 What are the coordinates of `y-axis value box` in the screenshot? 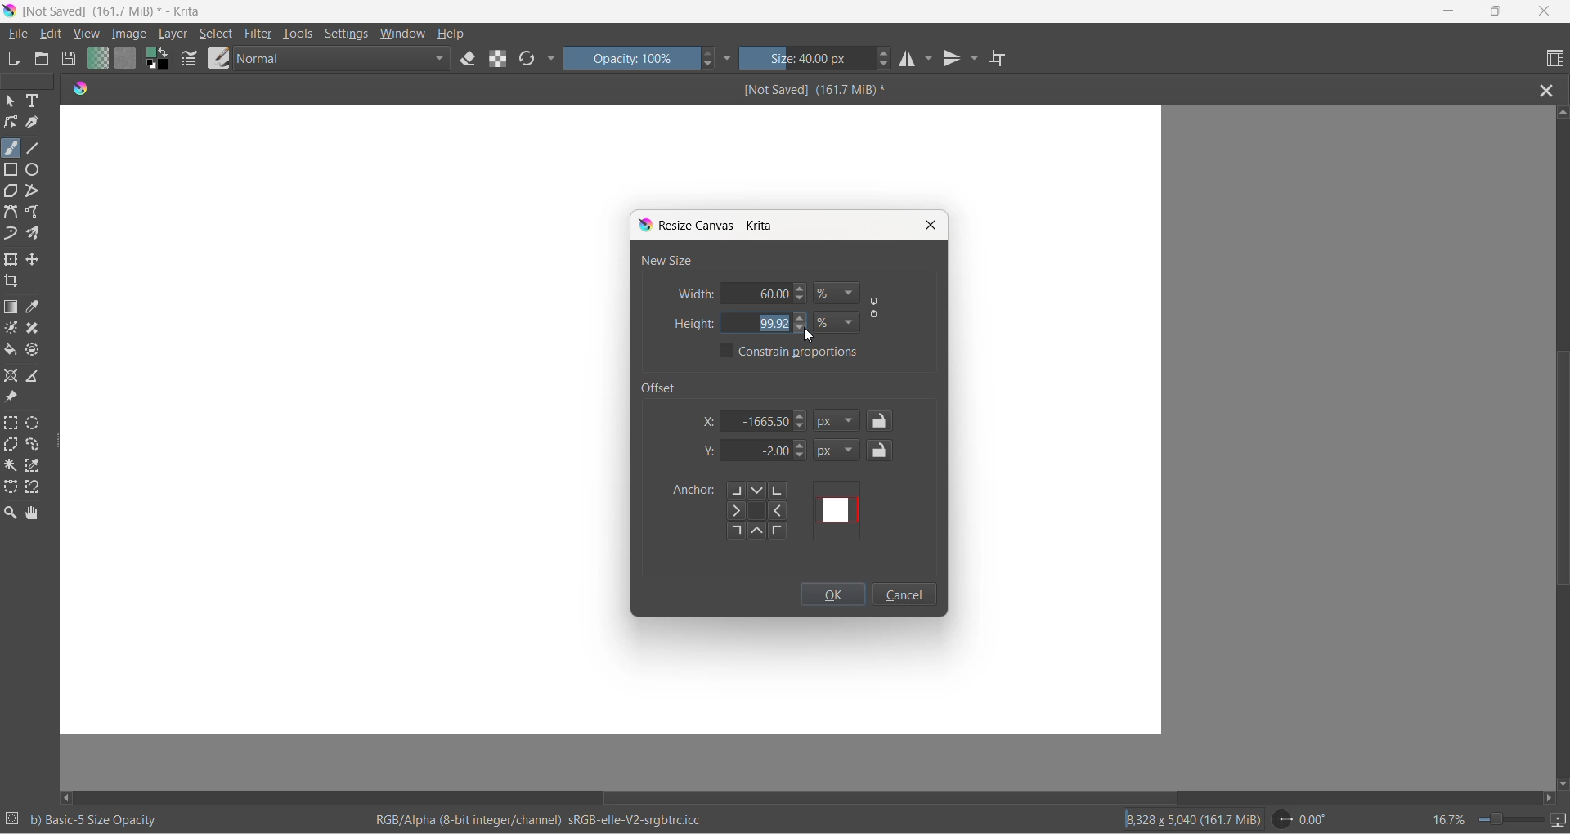 It's located at (758, 451).